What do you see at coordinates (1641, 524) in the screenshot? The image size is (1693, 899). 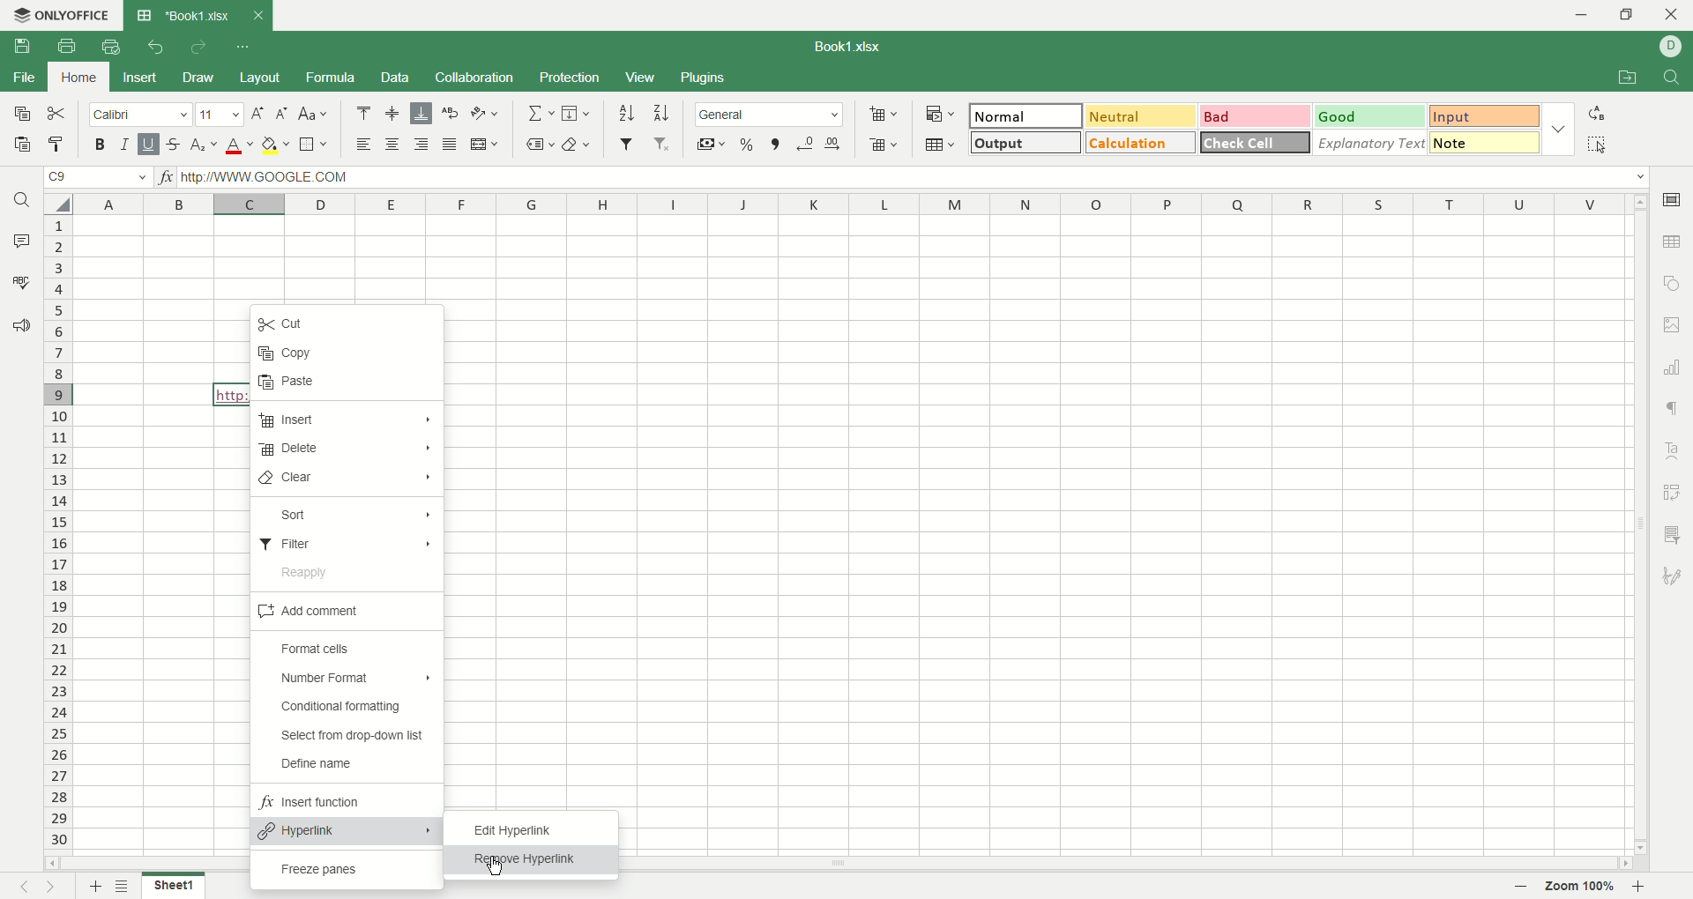 I see `vertical scroll bar` at bounding box center [1641, 524].